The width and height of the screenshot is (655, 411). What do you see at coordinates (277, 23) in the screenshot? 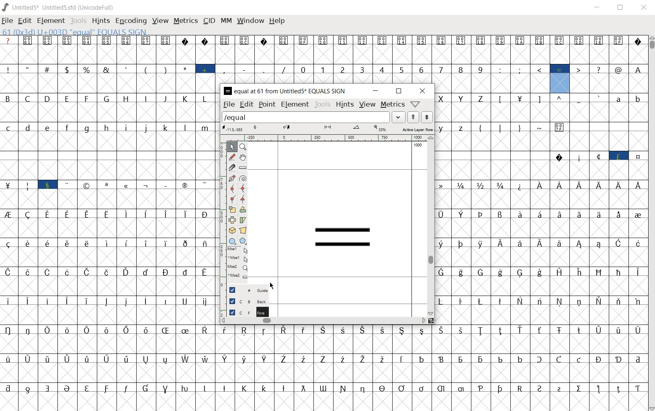
I see `help` at bounding box center [277, 23].